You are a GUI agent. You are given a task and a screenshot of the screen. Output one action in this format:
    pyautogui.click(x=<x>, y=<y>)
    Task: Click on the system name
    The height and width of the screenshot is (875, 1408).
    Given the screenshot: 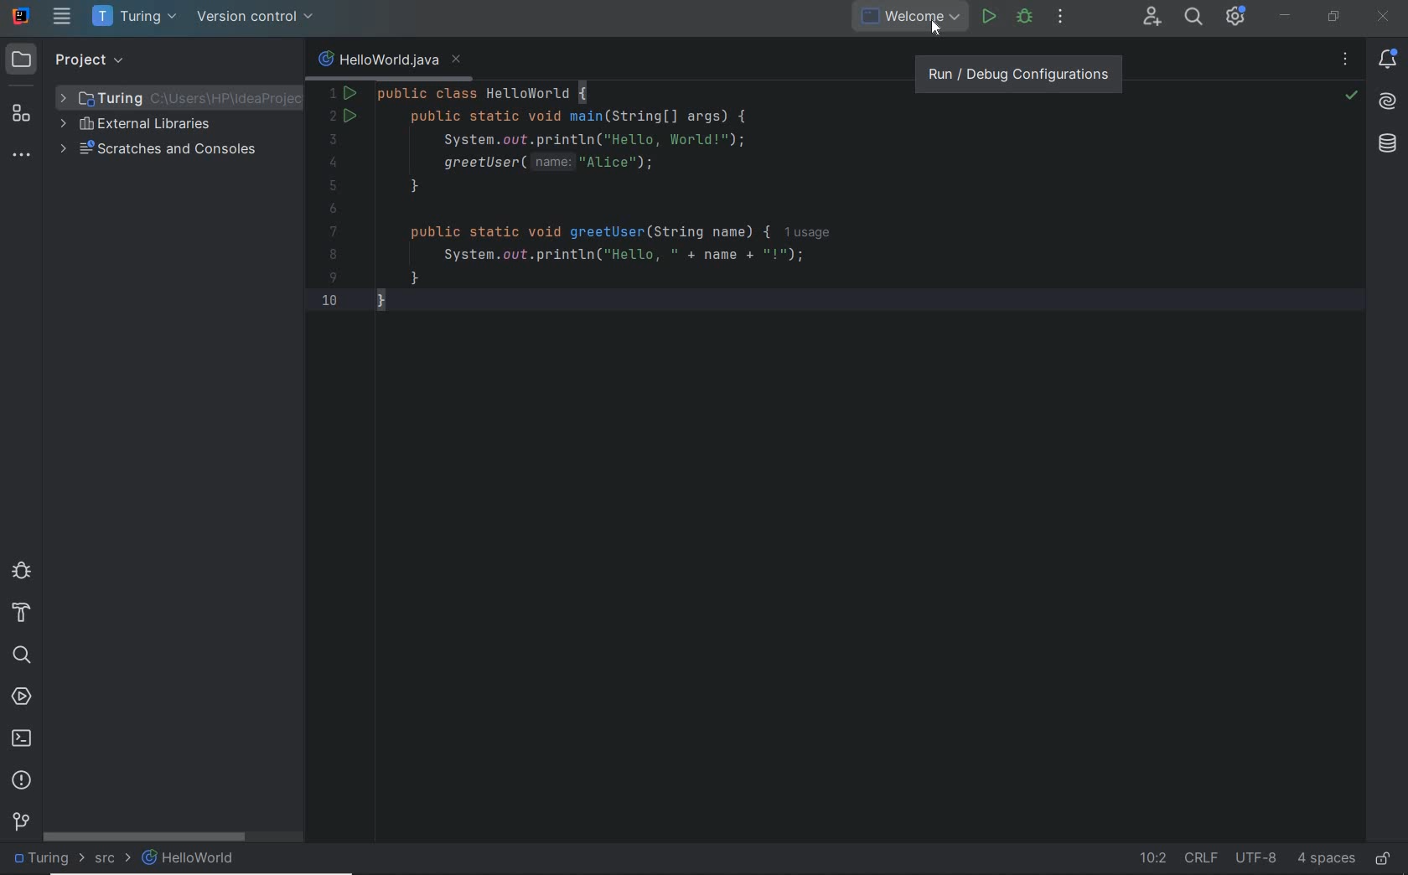 What is the action you would take?
    pyautogui.click(x=22, y=16)
    